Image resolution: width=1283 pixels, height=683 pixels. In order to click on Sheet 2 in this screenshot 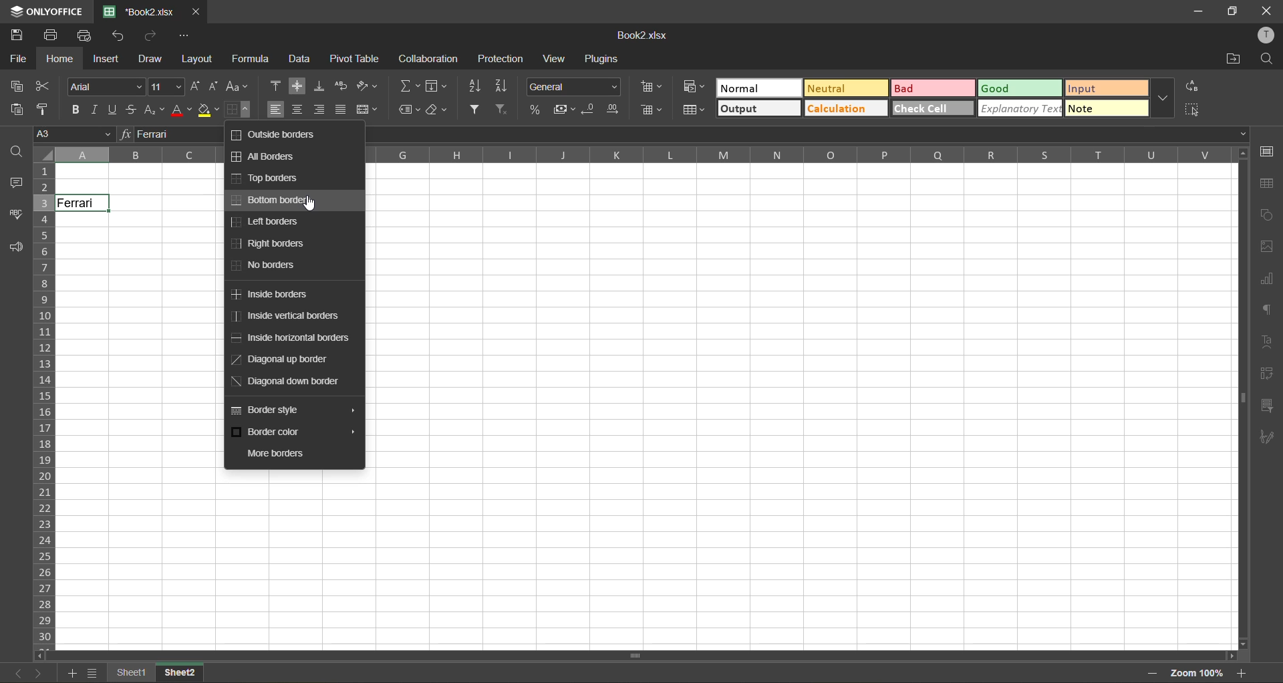, I will do `click(188, 674)`.